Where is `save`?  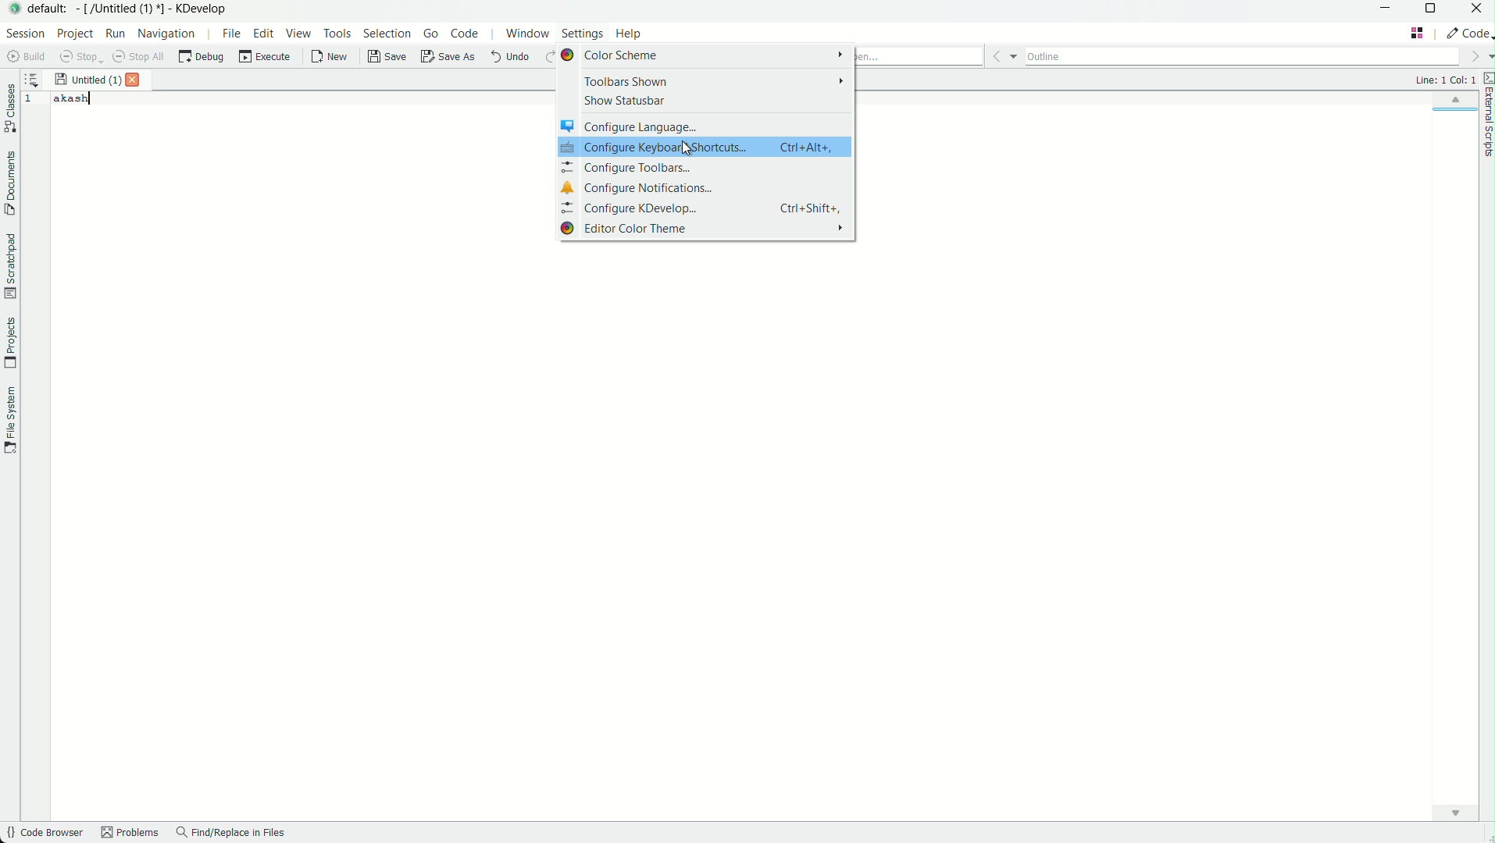 save is located at coordinates (388, 57).